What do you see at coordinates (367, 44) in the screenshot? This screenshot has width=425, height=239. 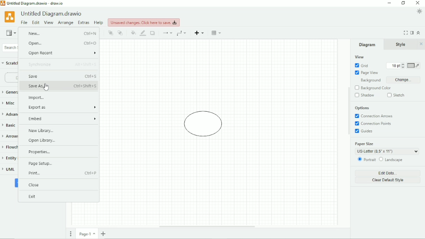 I see `Diagram` at bounding box center [367, 44].